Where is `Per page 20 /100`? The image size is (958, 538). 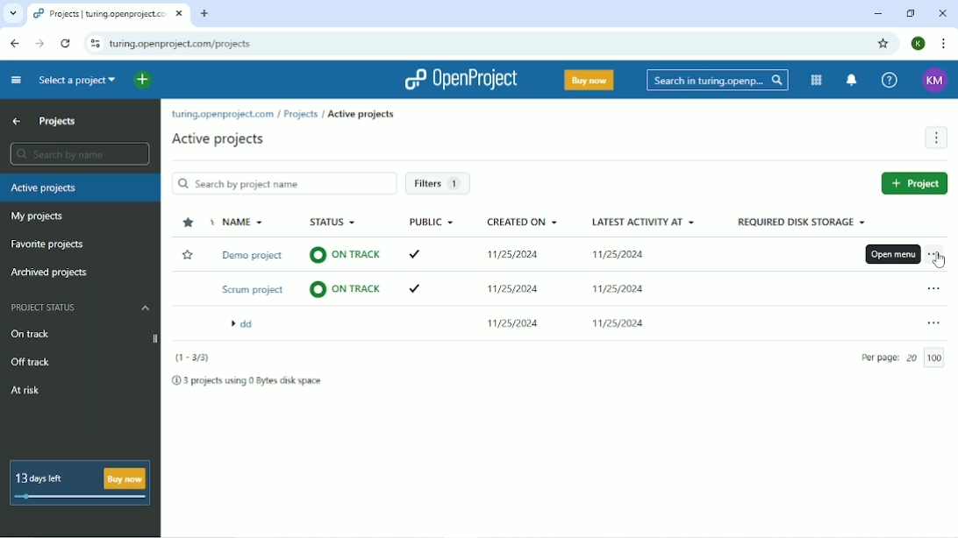
Per page 20 /100 is located at coordinates (906, 357).